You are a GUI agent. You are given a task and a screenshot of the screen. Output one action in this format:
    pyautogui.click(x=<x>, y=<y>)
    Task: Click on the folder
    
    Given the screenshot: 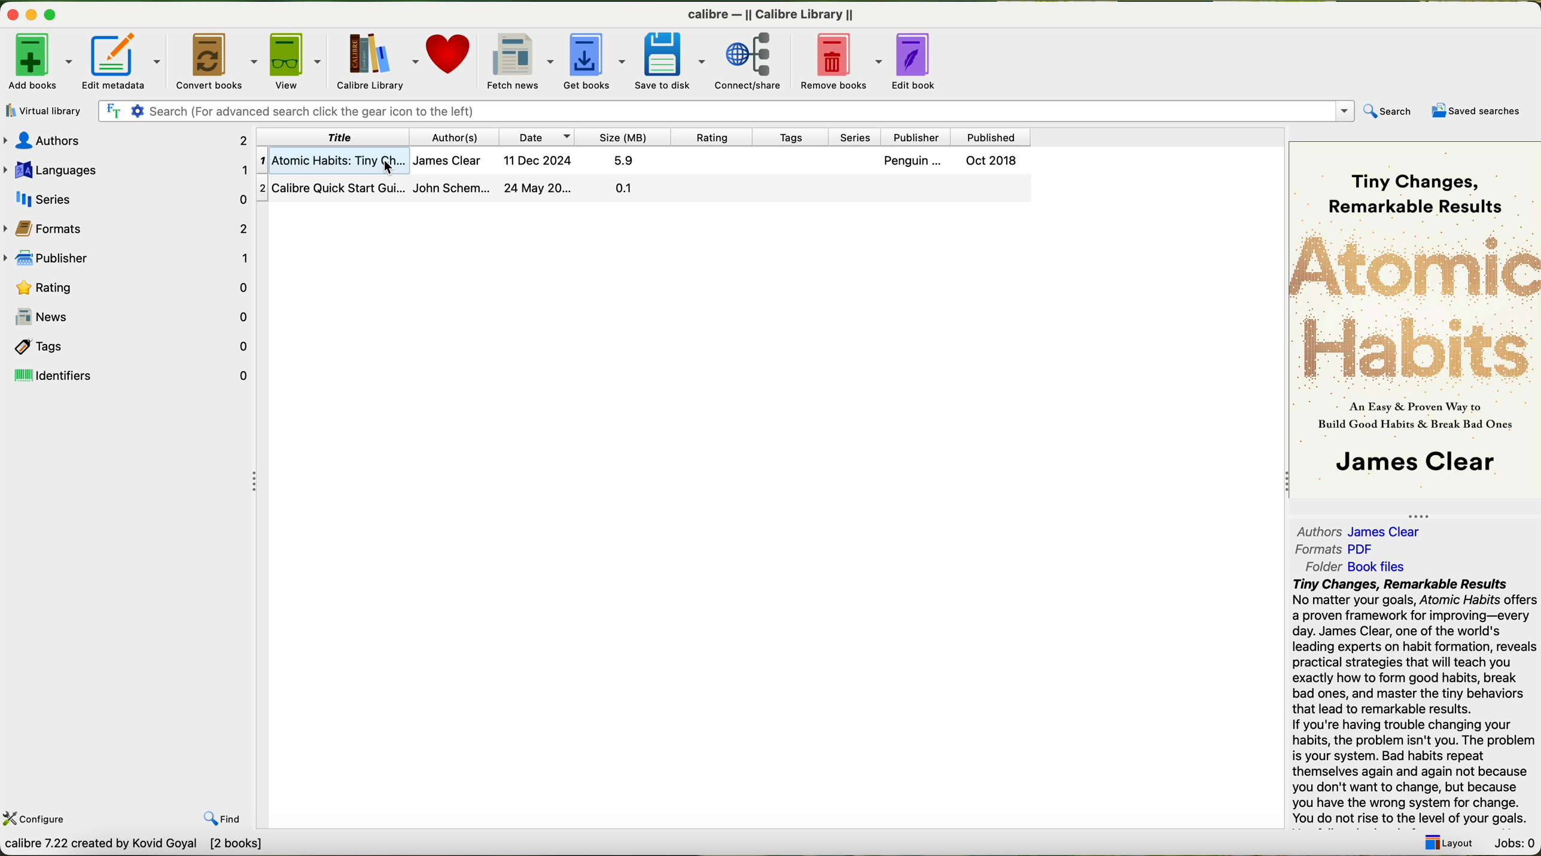 What is the action you would take?
    pyautogui.click(x=1364, y=566)
    